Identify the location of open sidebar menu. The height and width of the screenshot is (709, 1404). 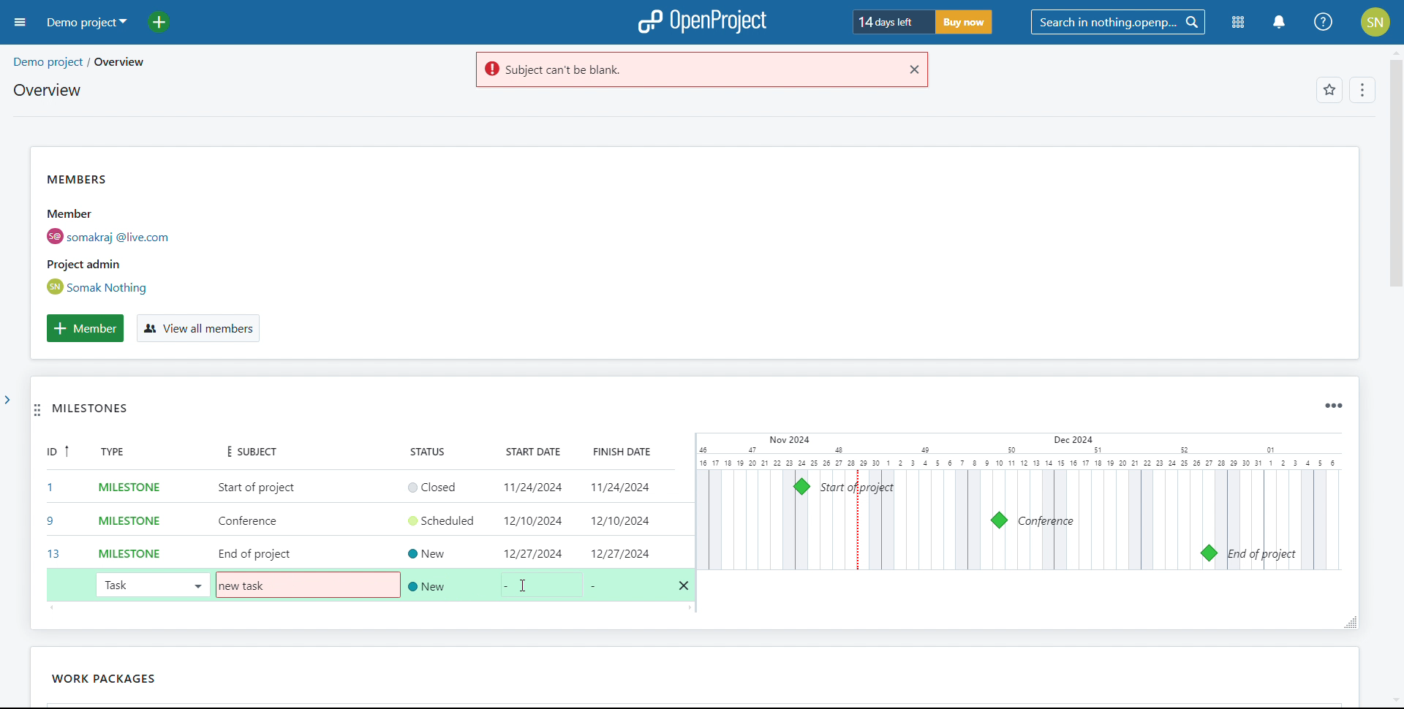
(20, 23).